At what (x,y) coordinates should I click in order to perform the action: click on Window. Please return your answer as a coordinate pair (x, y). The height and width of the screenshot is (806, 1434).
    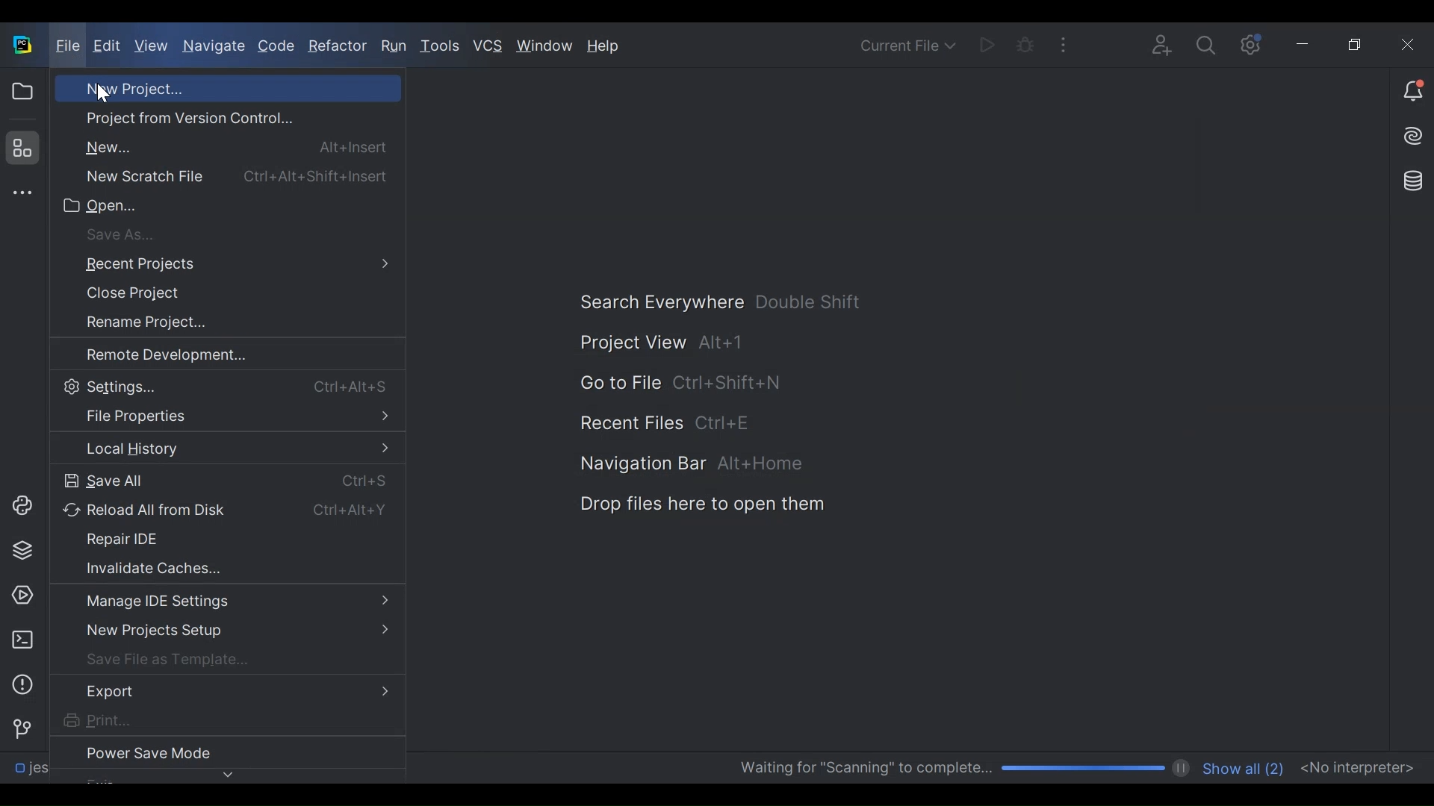
    Looking at the image, I should click on (544, 47).